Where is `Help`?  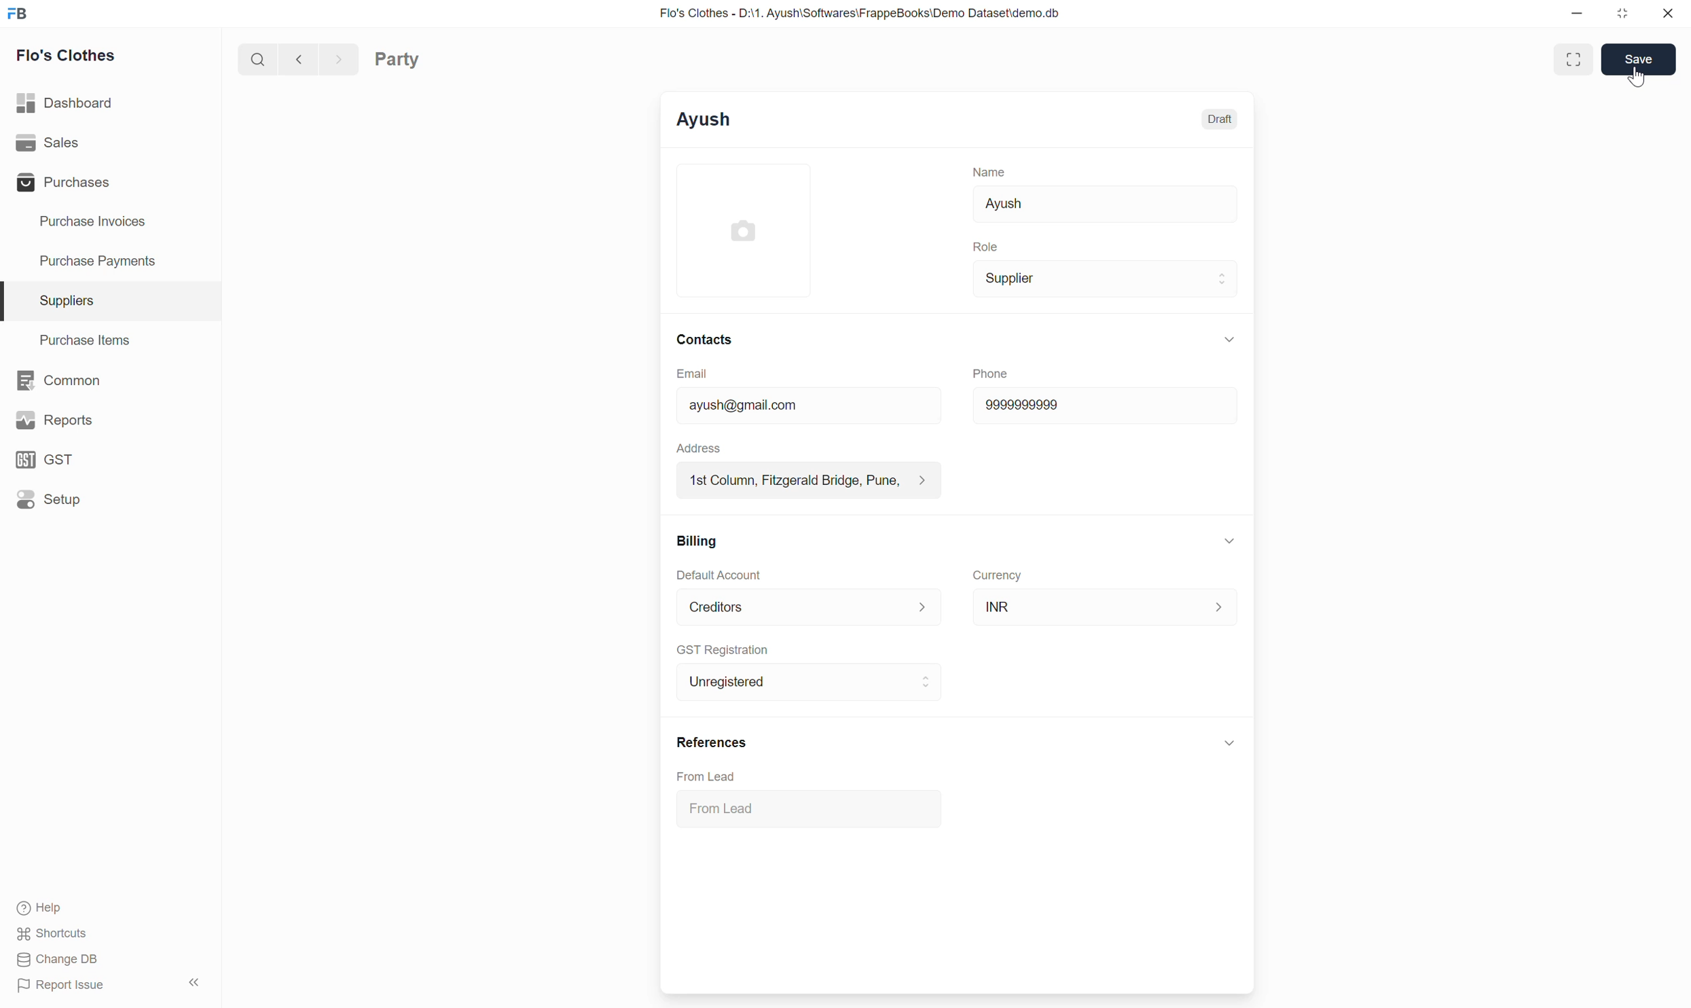 Help is located at coordinates (53, 908).